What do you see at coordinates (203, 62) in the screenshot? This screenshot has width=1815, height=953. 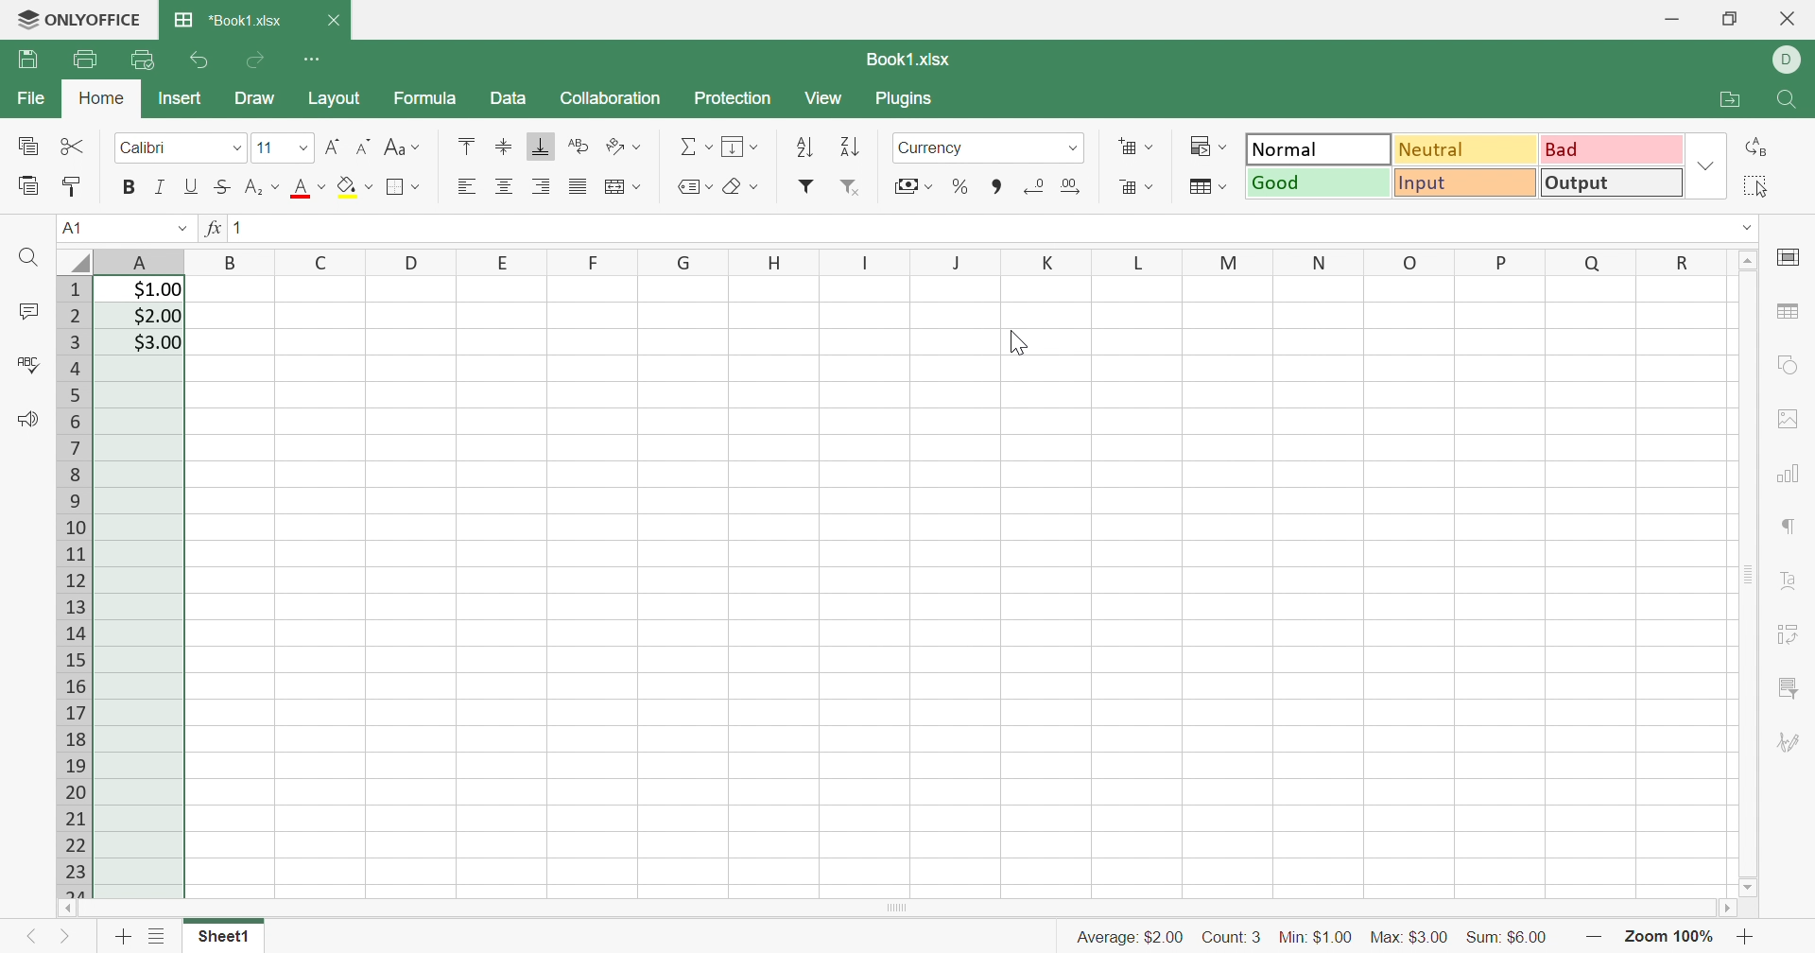 I see `Undo` at bounding box center [203, 62].